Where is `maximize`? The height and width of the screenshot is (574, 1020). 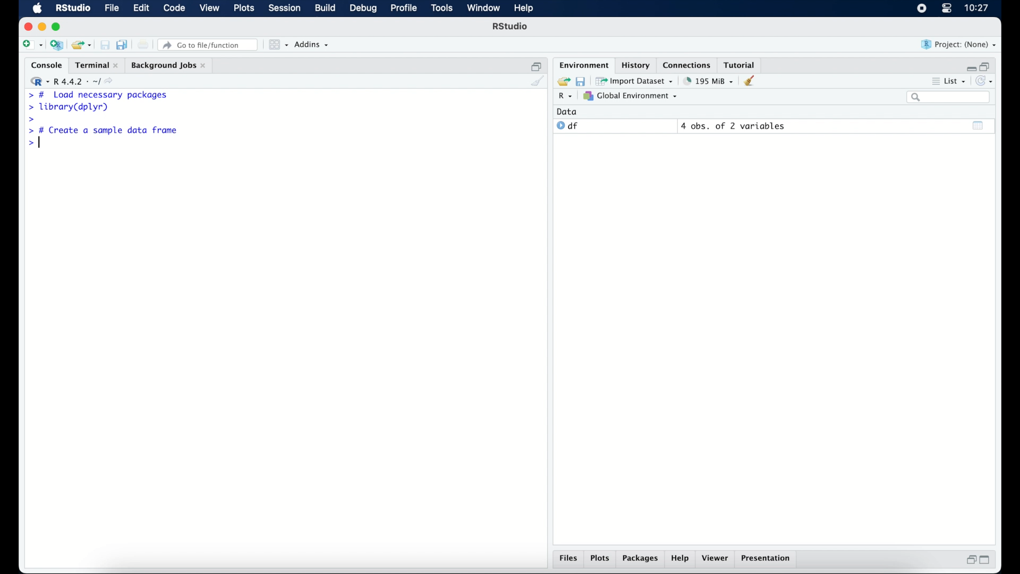
maximize is located at coordinates (988, 560).